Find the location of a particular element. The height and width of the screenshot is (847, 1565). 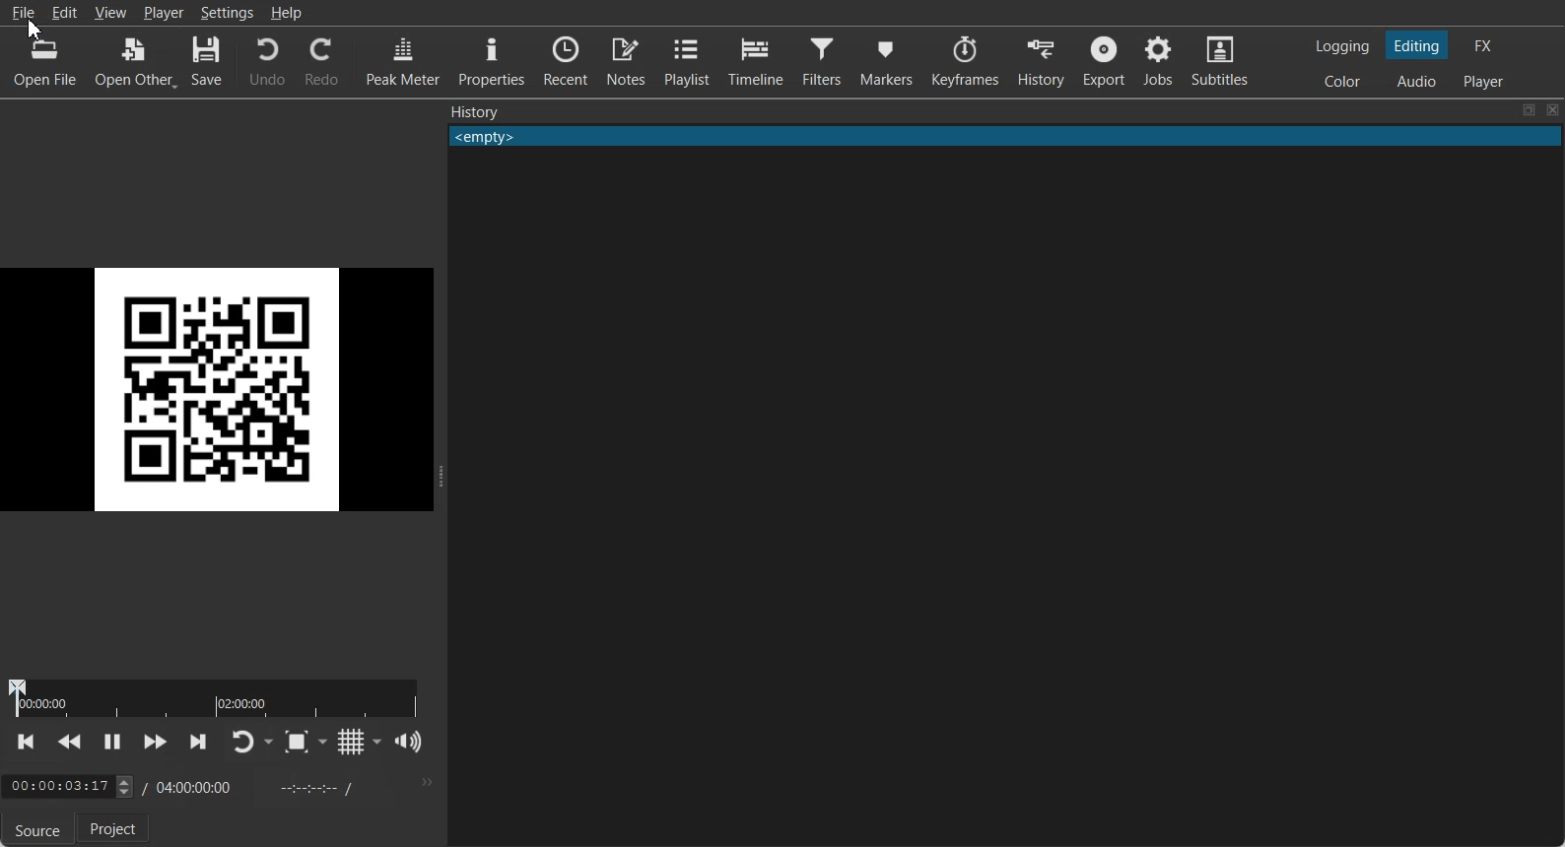

Drop down box is located at coordinates (270, 742).